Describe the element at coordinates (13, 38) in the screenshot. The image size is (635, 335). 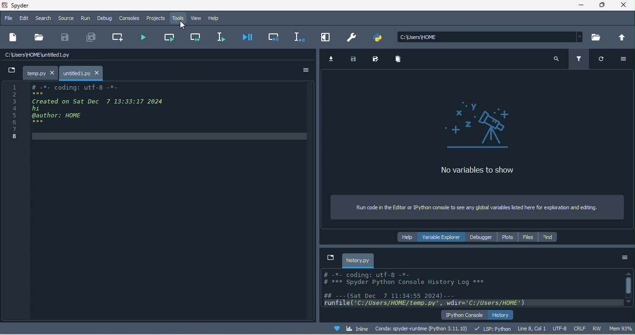
I see `new` at that location.